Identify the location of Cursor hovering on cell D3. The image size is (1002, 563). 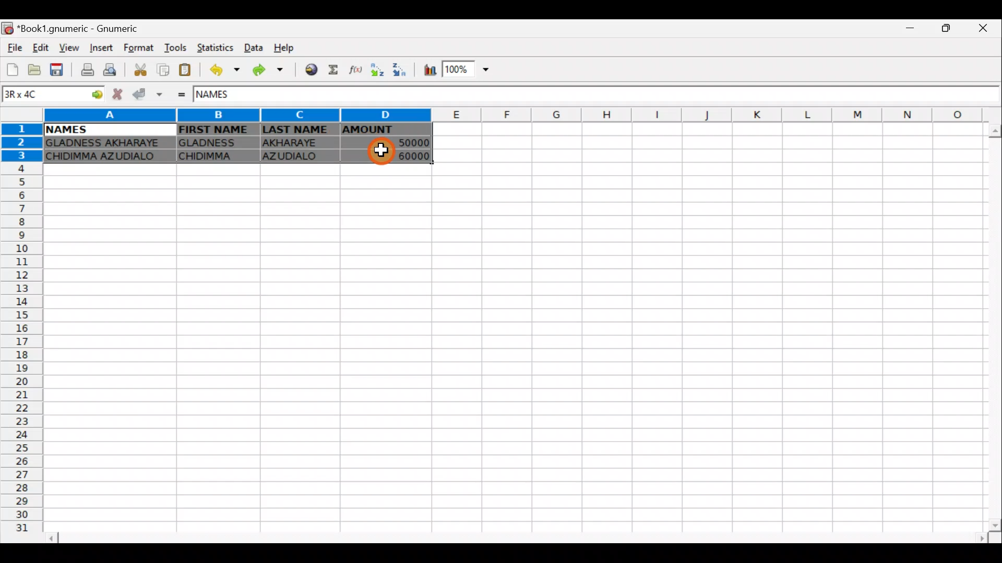
(377, 151).